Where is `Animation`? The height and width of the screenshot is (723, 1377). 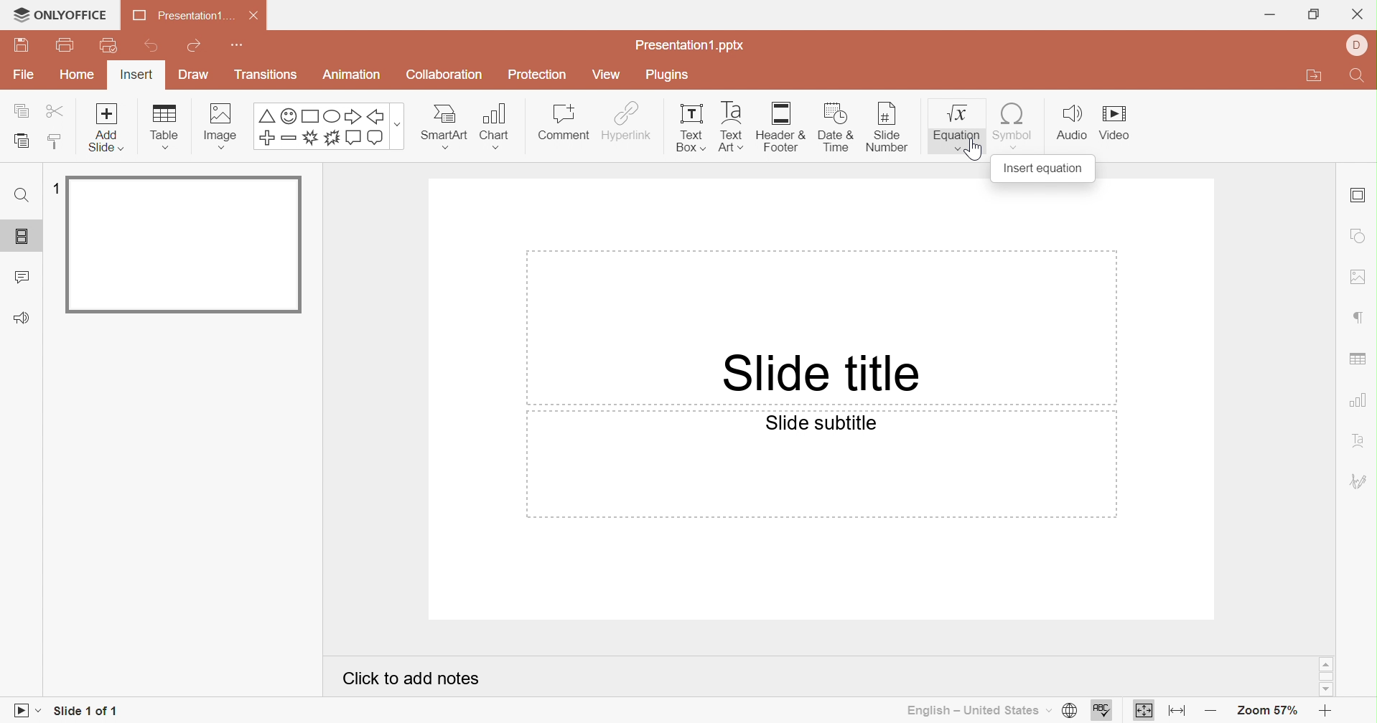
Animation is located at coordinates (355, 77).